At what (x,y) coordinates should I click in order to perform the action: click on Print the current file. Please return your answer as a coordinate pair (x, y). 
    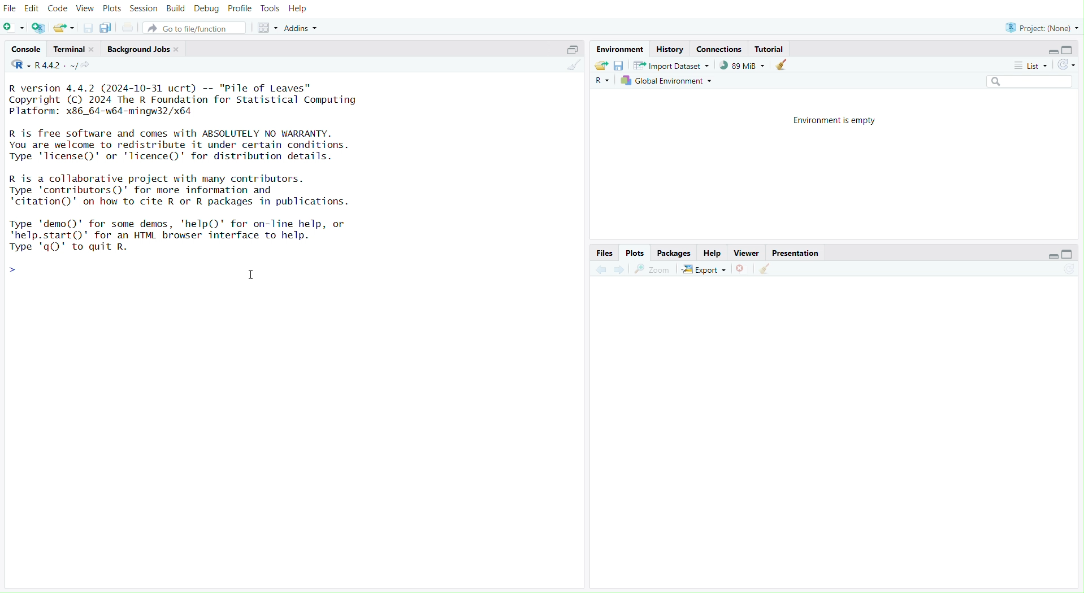
    Looking at the image, I should click on (127, 27).